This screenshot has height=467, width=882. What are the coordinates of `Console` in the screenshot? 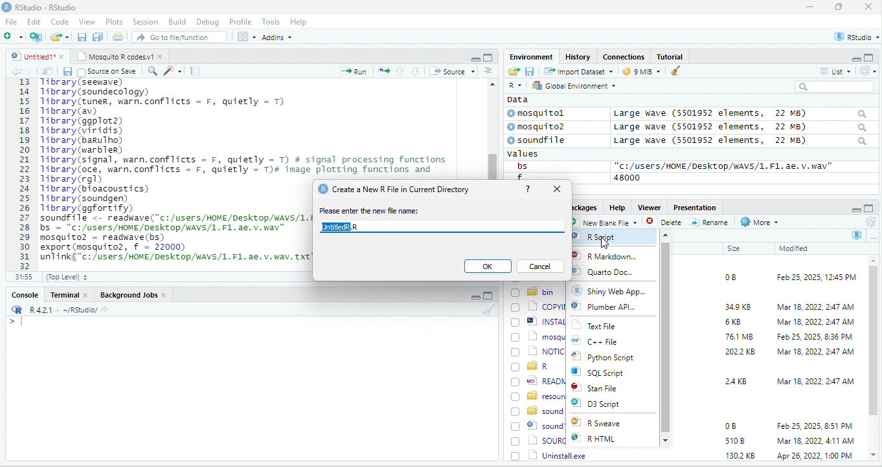 It's located at (24, 294).